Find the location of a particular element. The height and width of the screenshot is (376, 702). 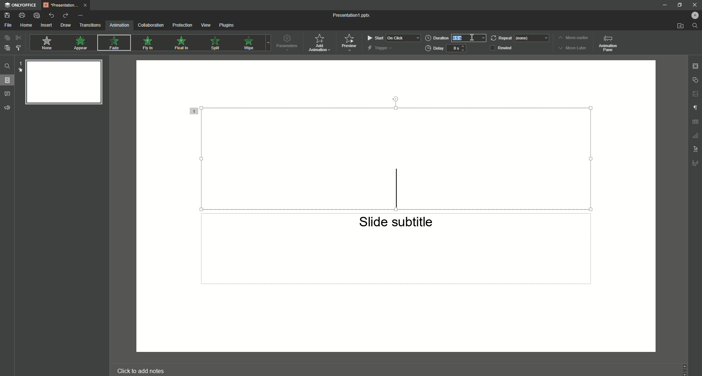

Cut is located at coordinates (19, 38).